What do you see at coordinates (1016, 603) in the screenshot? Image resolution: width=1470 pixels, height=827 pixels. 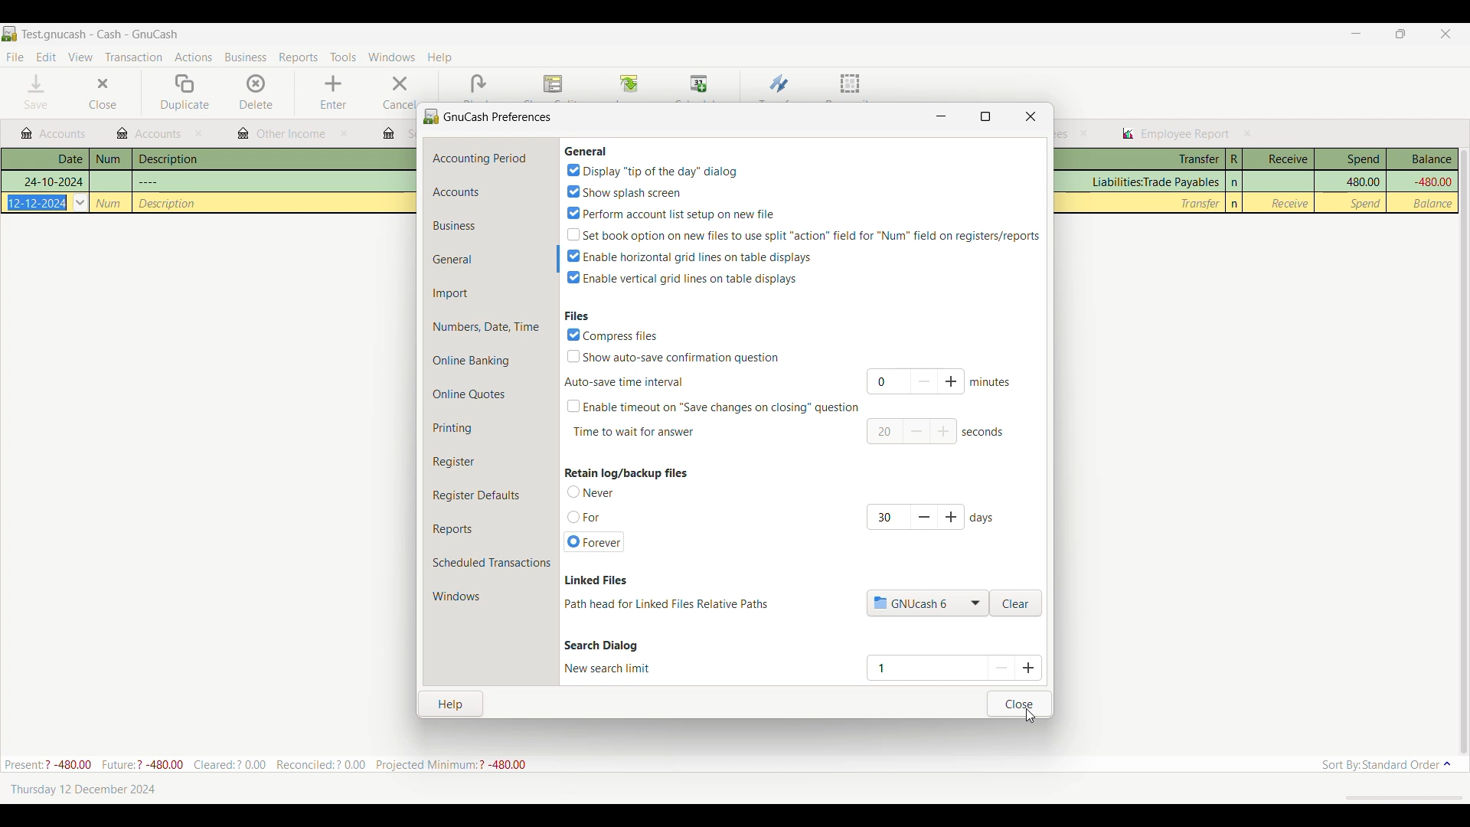 I see `Clear` at bounding box center [1016, 603].